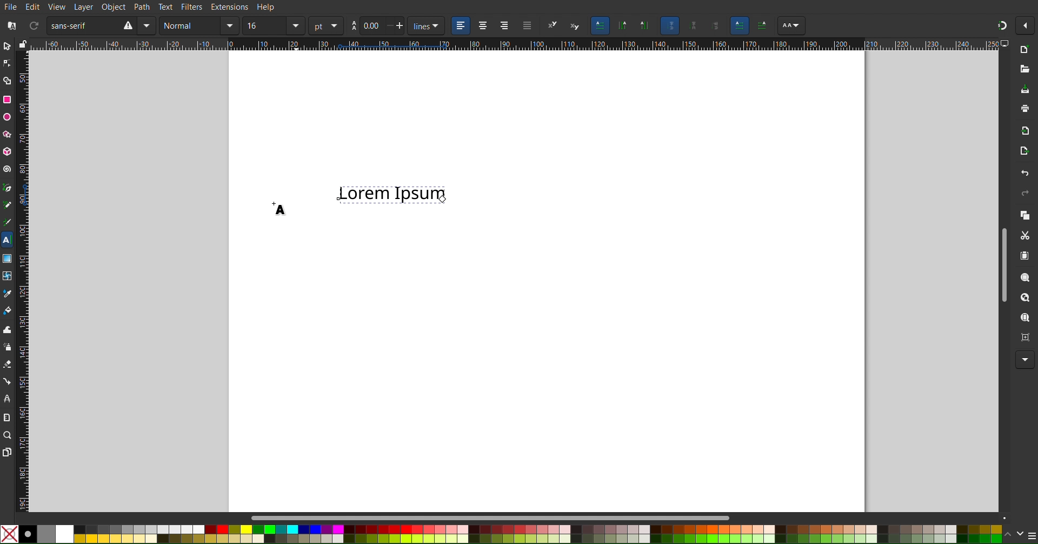 The width and height of the screenshot is (1038, 544). What do you see at coordinates (7, 258) in the screenshot?
I see `Gradient Tool` at bounding box center [7, 258].